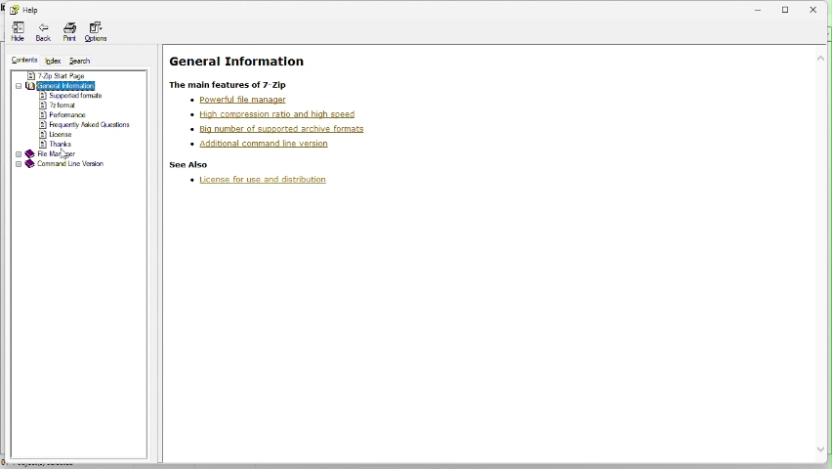  What do you see at coordinates (70, 95) in the screenshot?
I see `supported formats` at bounding box center [70, 95].